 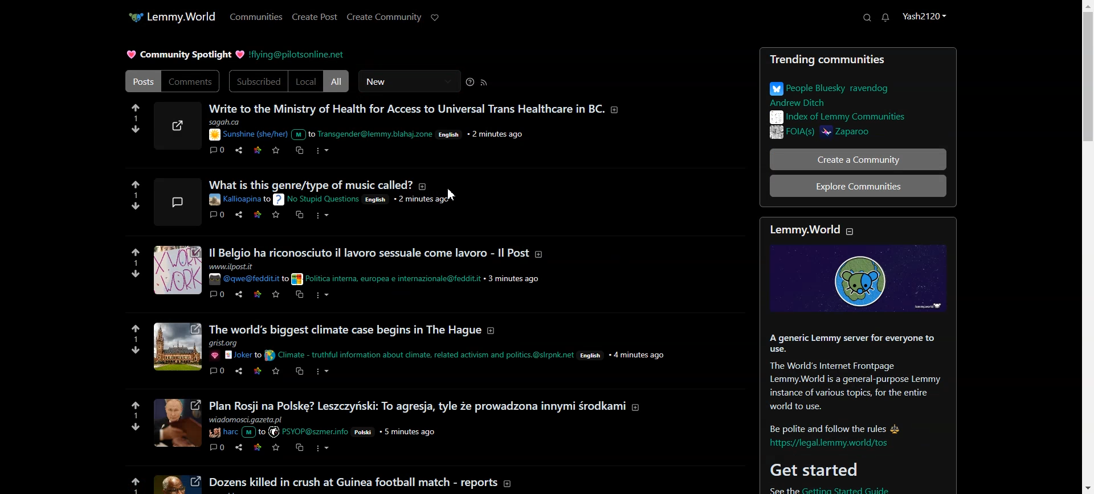 What do you see at coordinates (364, 433) in the screenshot?
I see `Polski` at bounding box center [364, 433].